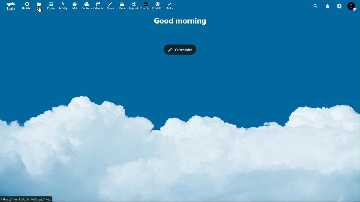 Image resolution: width=360 pixels, height=202 pixels. Describe the element at coordinates (180, 22) in the screenshot. I see `Good morning` at that location.